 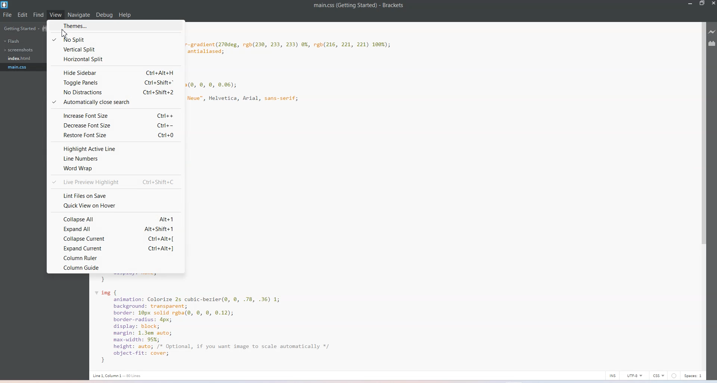 I want to click on Vertical split, so click(x=117, y=50).